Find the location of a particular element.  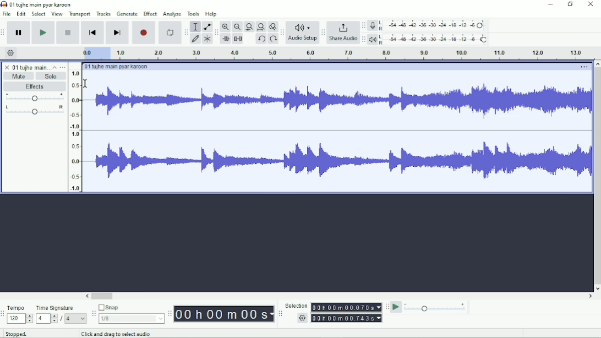

01 tujhe main pyar karoon is located at coordinates (43, 4).